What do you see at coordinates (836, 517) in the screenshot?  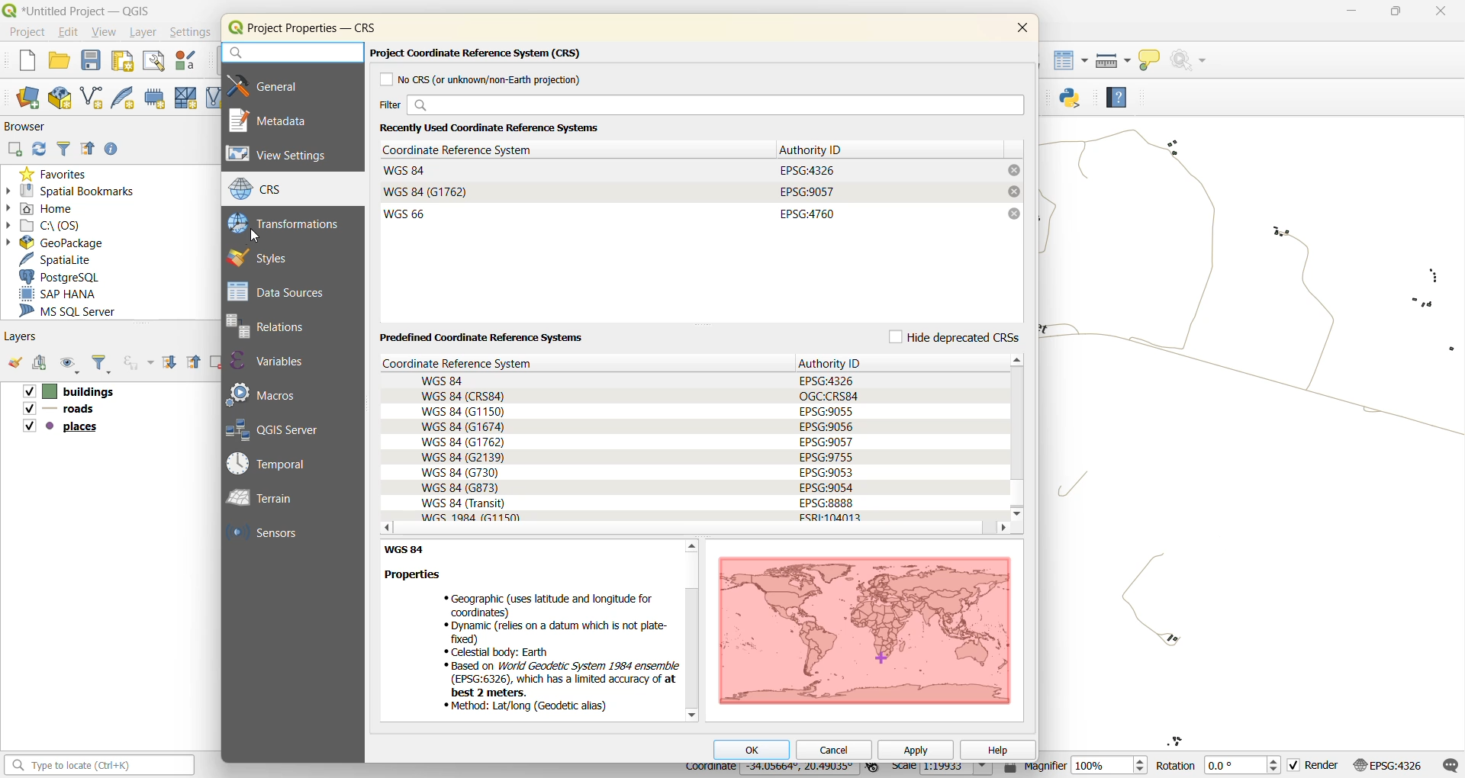 I see `ESRI-104013` at bounding box center [836, 517].